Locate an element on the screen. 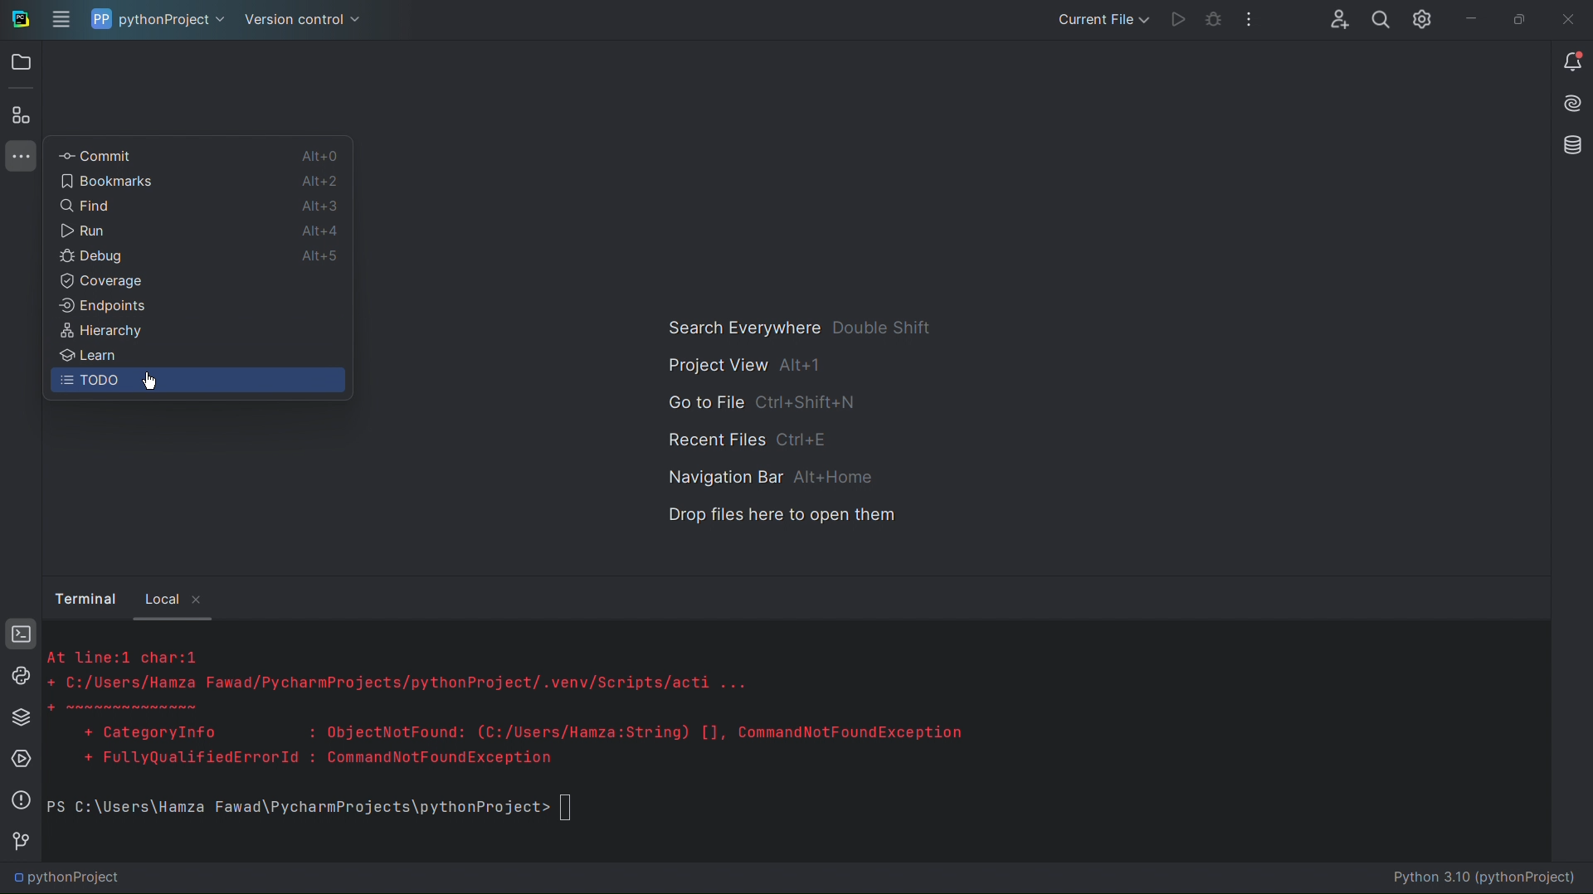 This screenshot has width=1593, height=894. Terminal is located at coordinates (16, 634).